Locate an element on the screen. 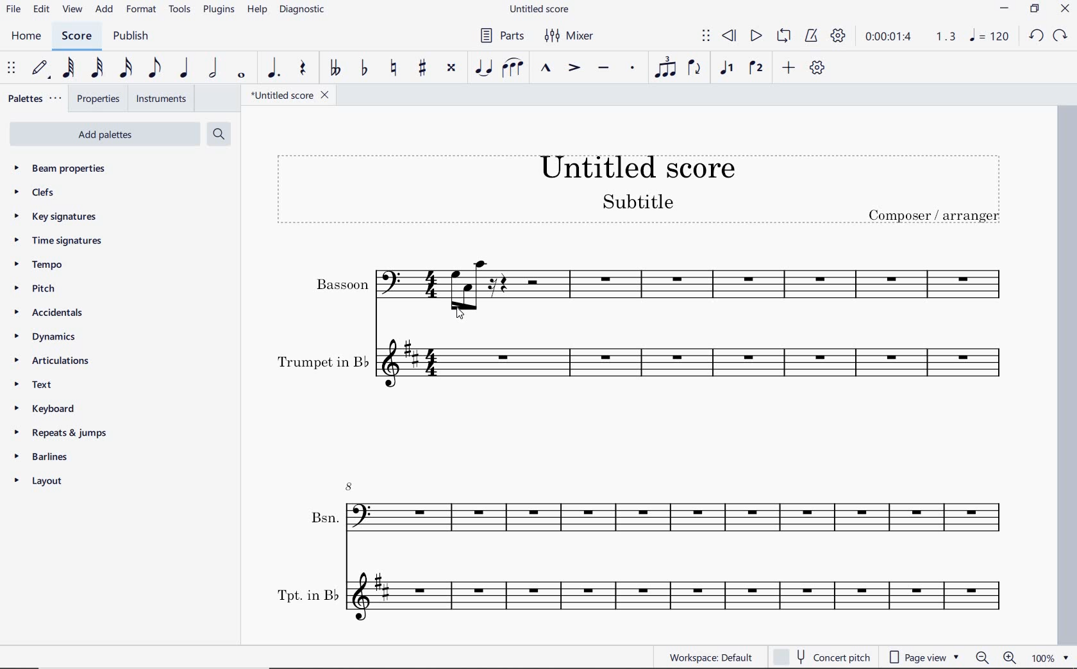 Image resolution: width=1077 pixels, height=669 pixels. toggle sharp is located at coordinates (422, 69).